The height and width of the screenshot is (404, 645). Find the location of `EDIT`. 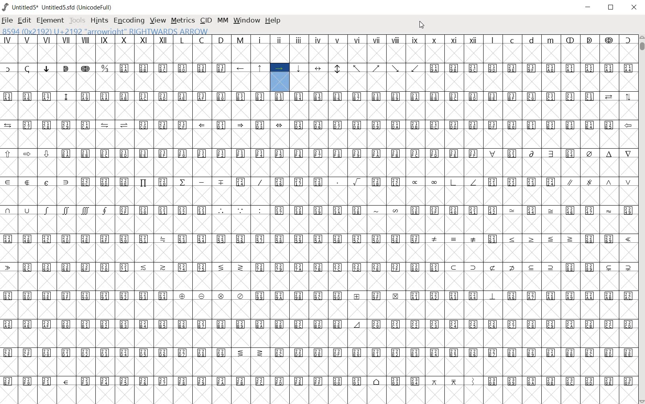

EDIT is located at coordinates (23, 20).